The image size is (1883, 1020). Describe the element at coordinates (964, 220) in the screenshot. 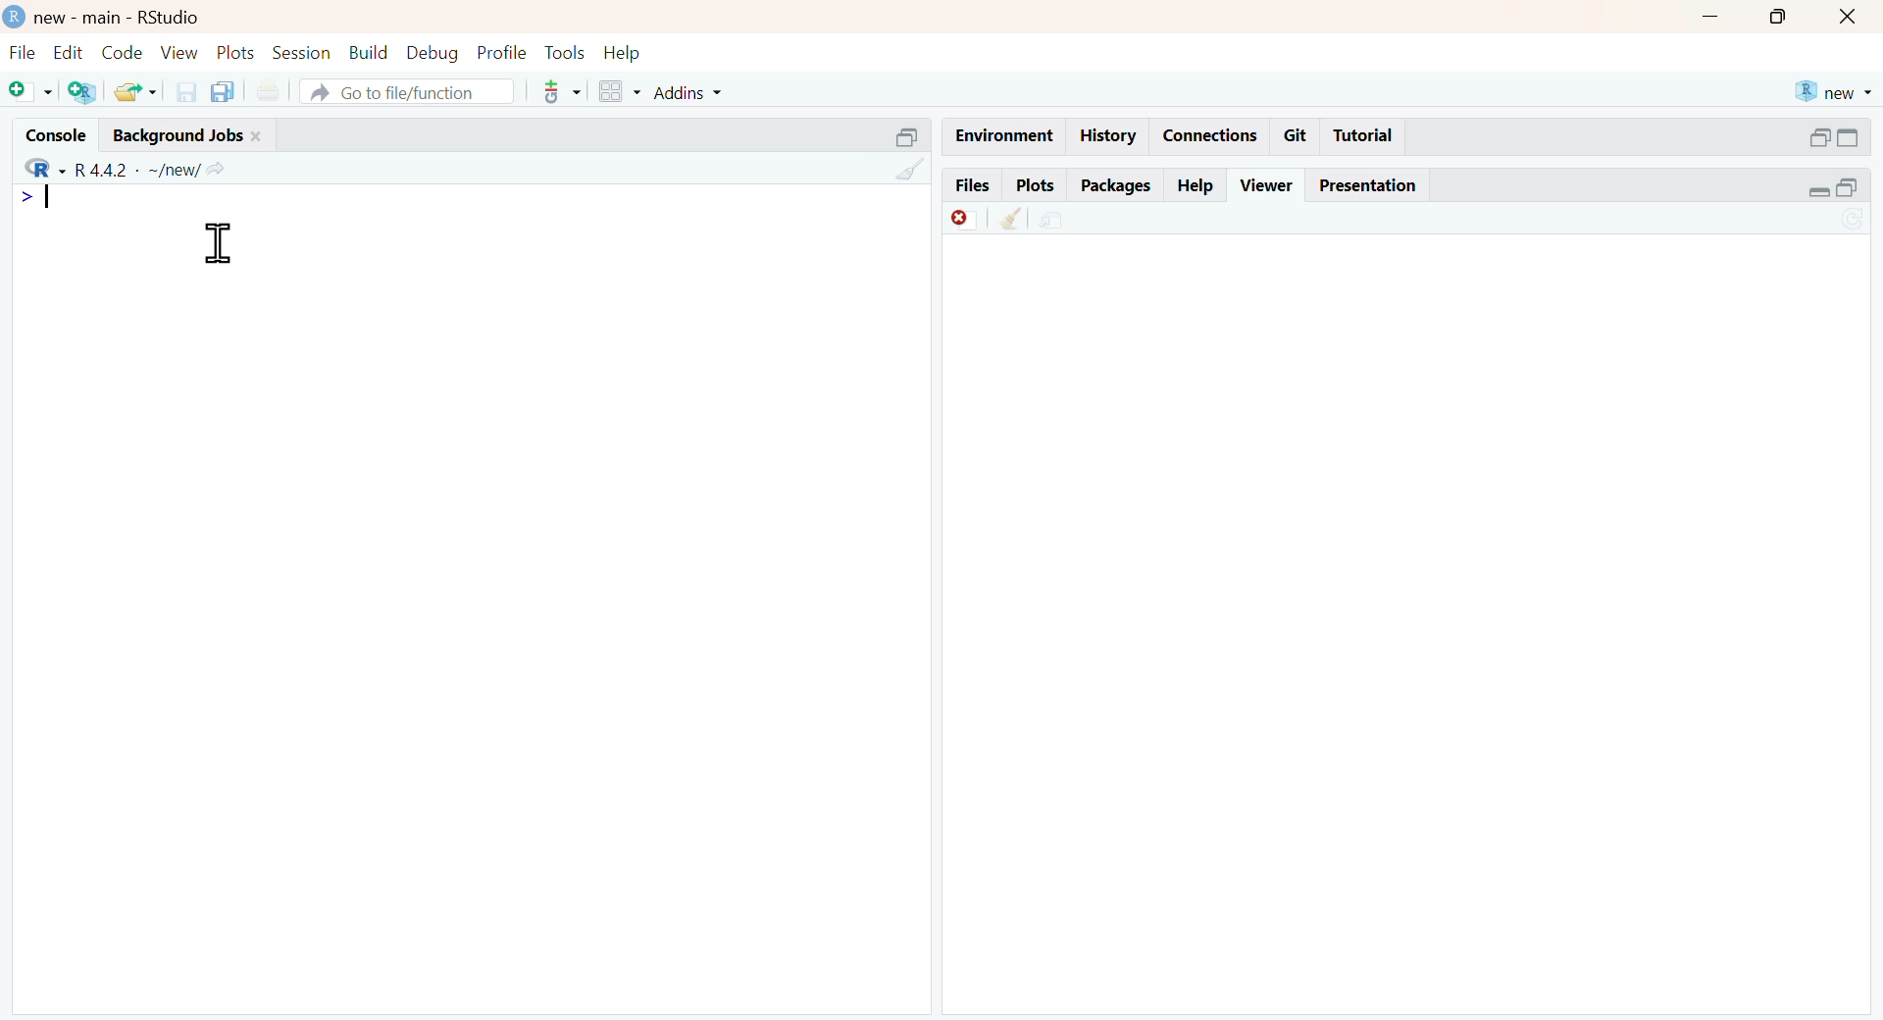

I see `Discard ` at that location.